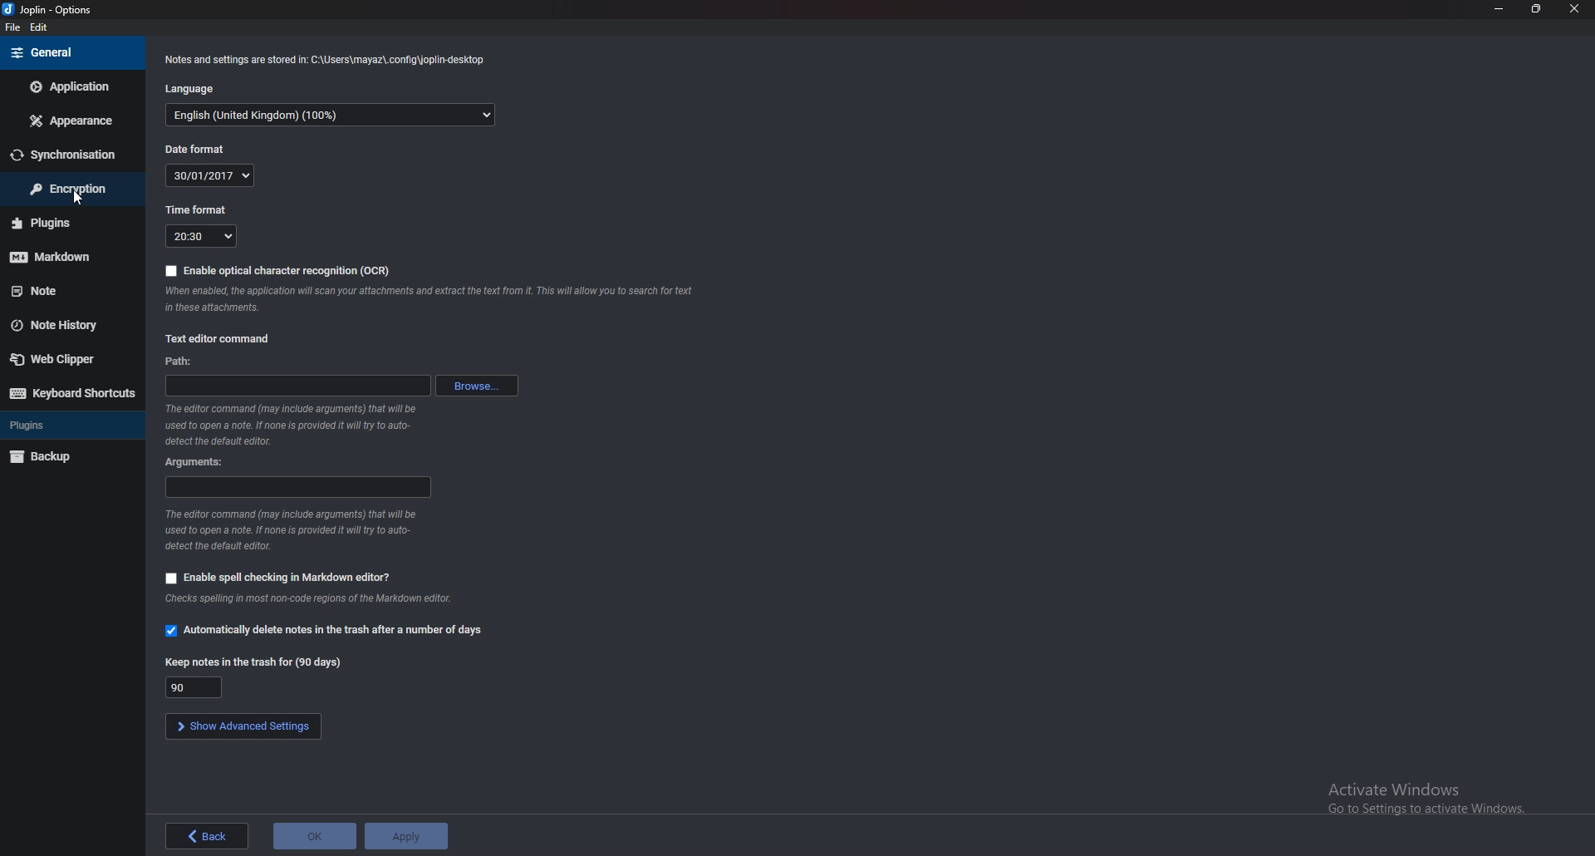 The image size is (1595, 856). What do you see at coordinates (67, 224) in the screenshot?
I see `plugins` at bounding box center [67, 224].